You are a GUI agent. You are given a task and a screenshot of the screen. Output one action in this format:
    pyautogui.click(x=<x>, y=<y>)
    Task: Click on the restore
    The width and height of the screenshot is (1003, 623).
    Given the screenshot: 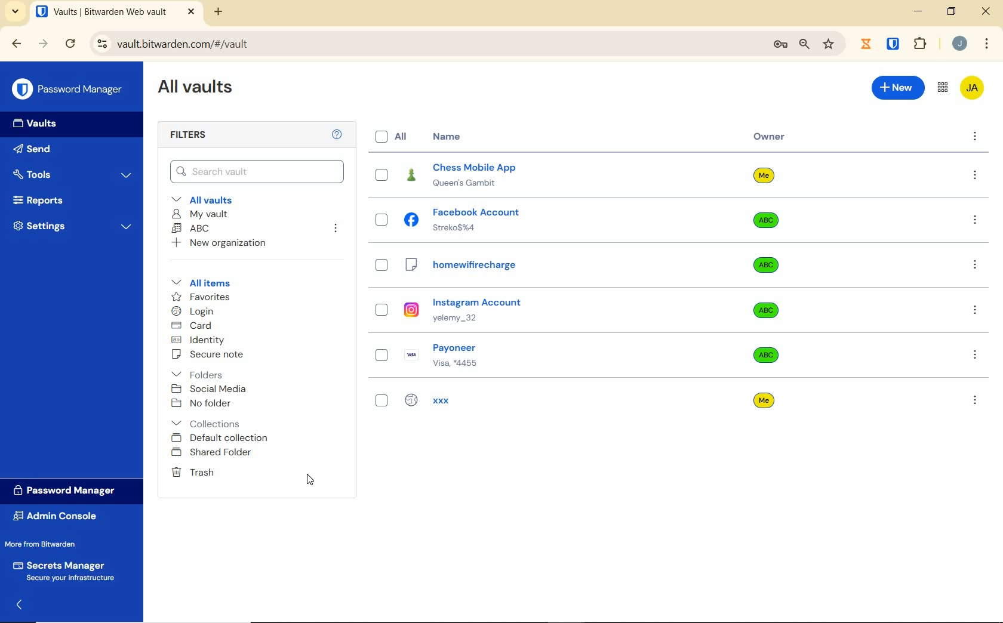 What is the action you would take?
    pyautogui.click(x=952, y=11)
    